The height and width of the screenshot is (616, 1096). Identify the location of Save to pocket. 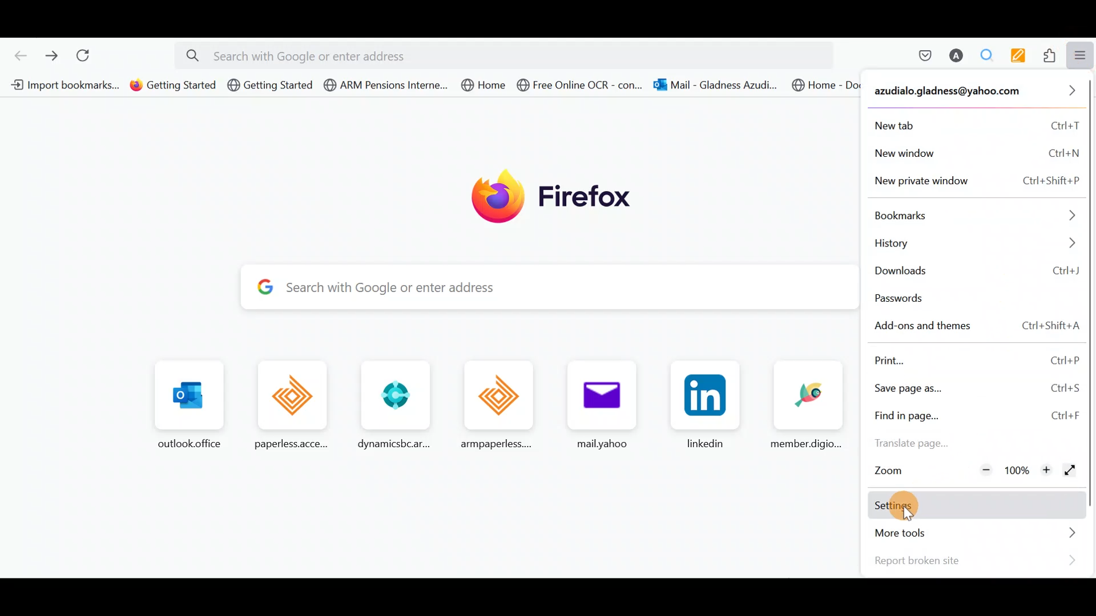
(920, 55).